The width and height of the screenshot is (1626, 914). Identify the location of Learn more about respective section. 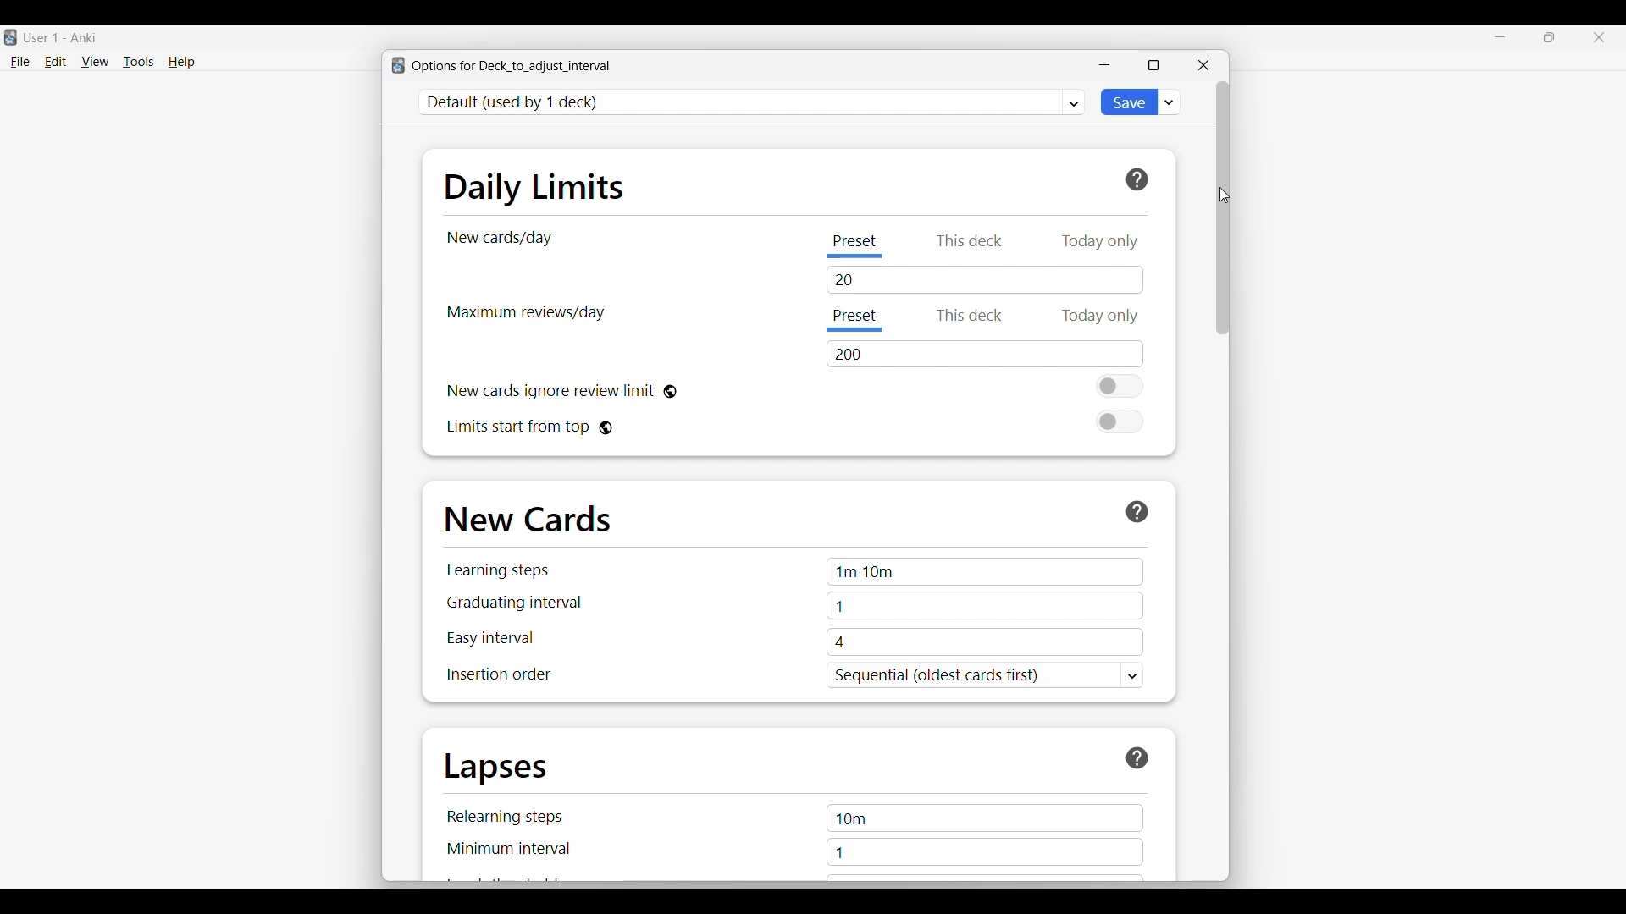
(1138, 758).